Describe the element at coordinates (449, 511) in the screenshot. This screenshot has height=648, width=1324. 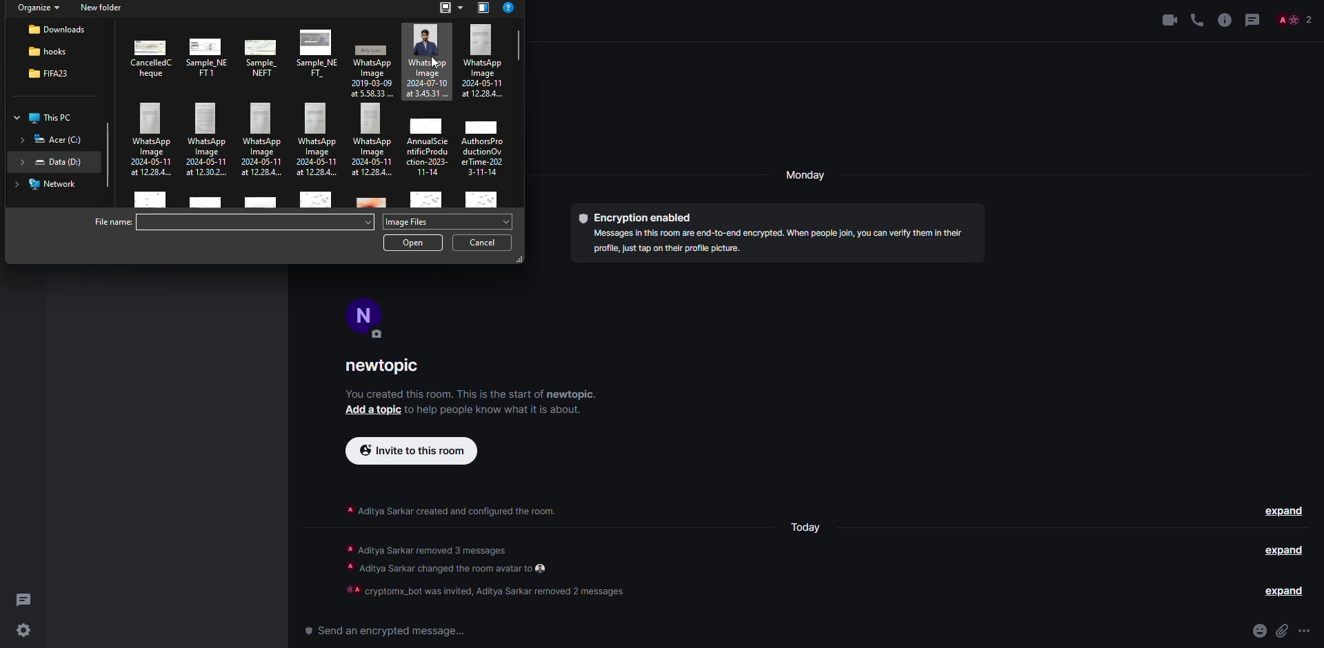
I see `info` at that location.